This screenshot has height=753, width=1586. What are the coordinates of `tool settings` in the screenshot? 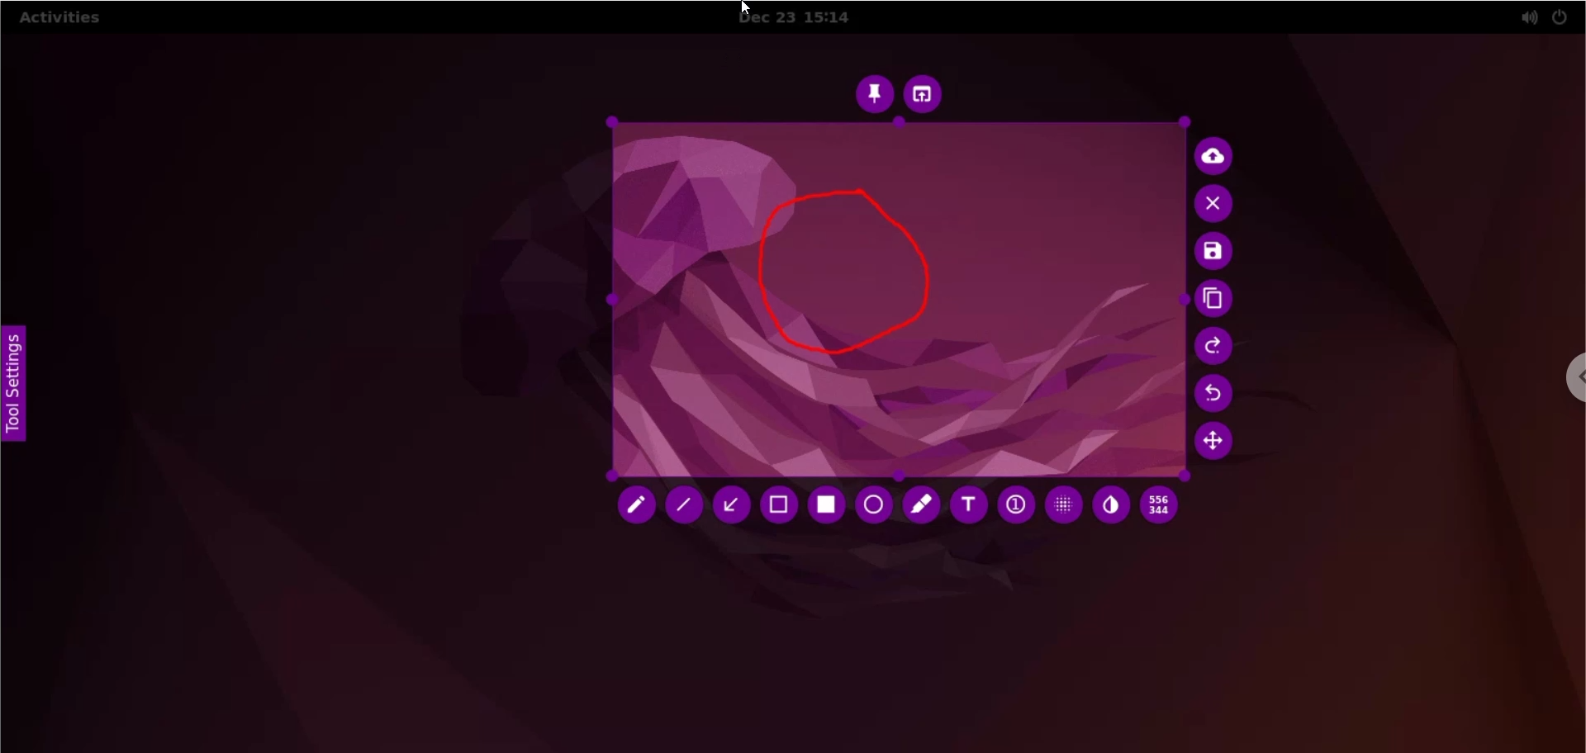 It's located at (16, 387).